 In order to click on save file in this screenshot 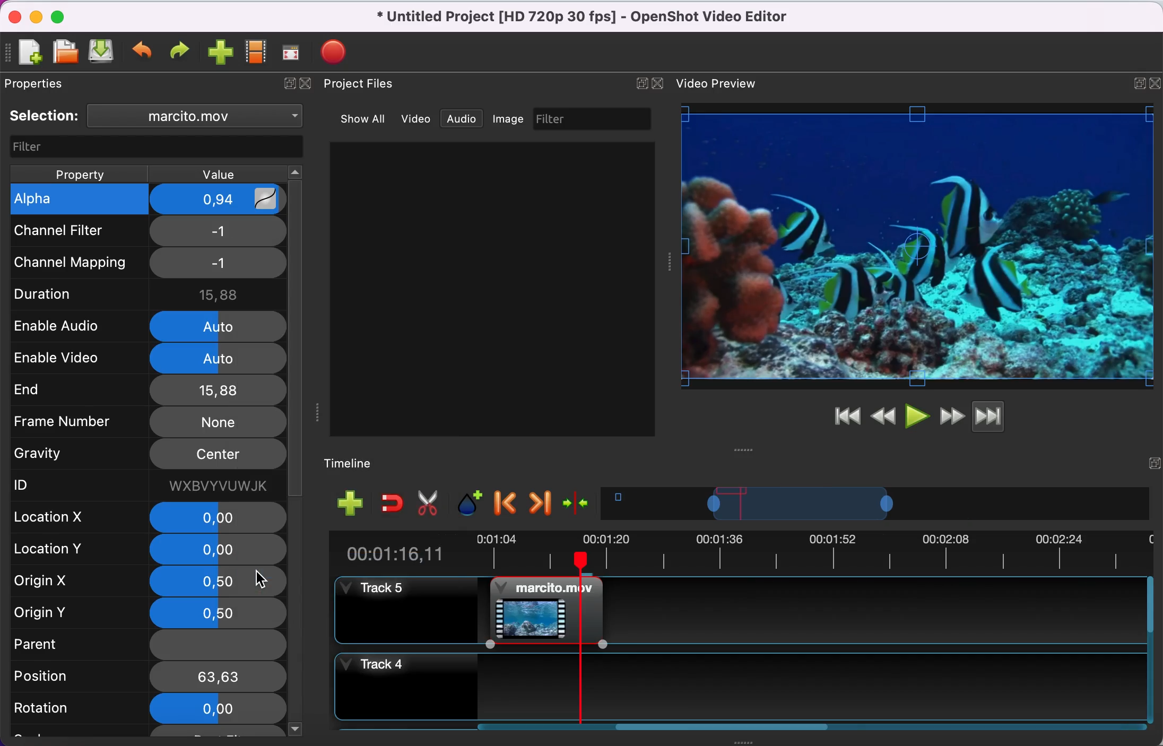, I will do `click(102, 54)`.